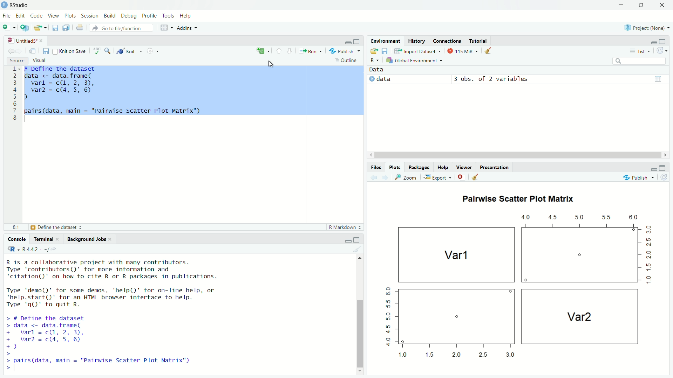  Describe the element at coordinates (36, 16) in the screenshot. I see `Code` at that location.